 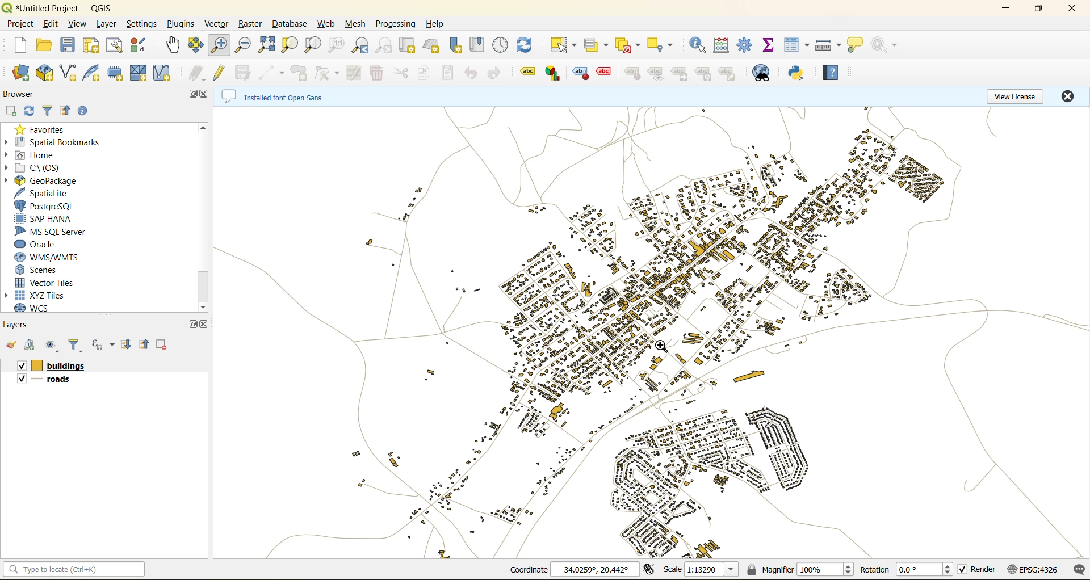 What do you see at coordinates (680, 74) in the screenshot?
I see `Forward Label` at bounding box center [680, 74].